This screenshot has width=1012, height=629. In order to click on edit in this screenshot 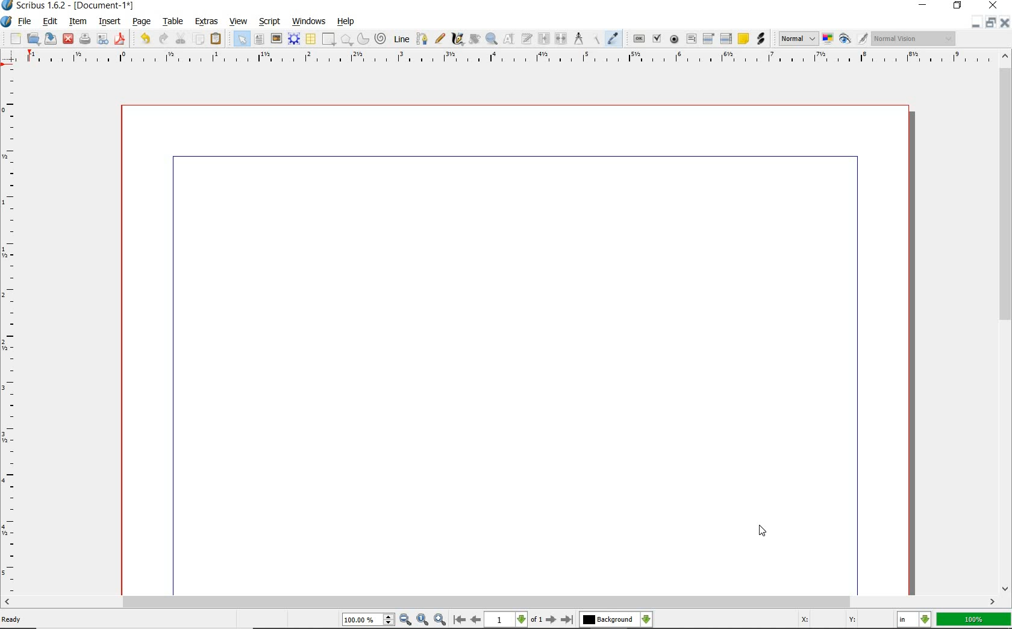, I will do `click(51, 21)`.